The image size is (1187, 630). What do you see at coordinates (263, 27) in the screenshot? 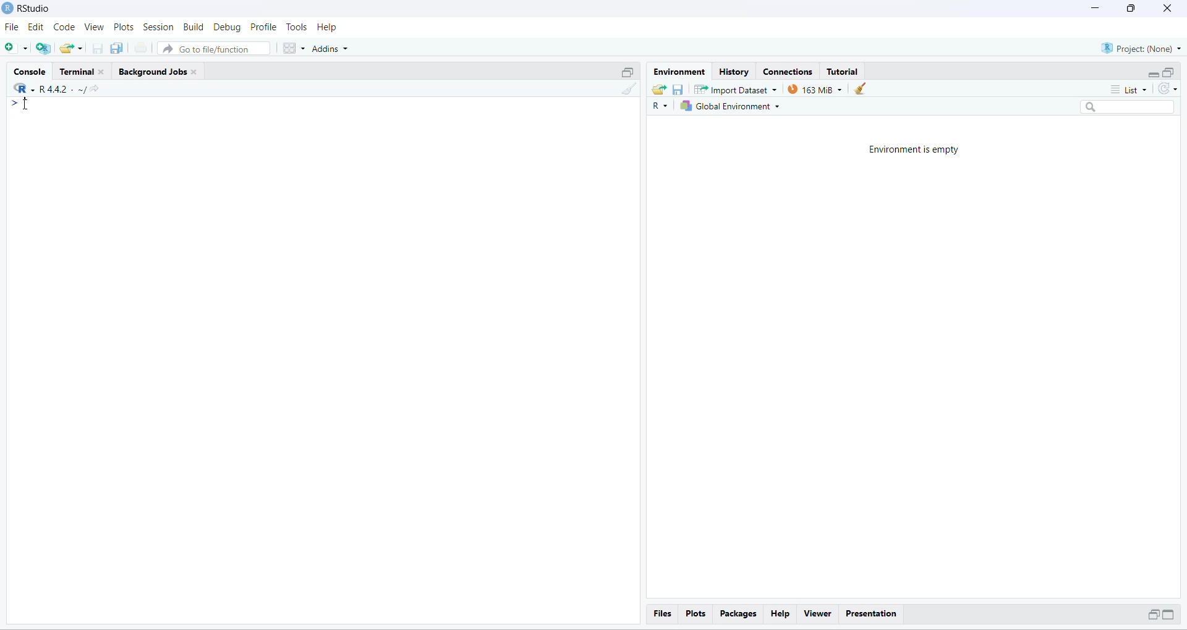
I see `Profile` at bounding box center [263, 27].